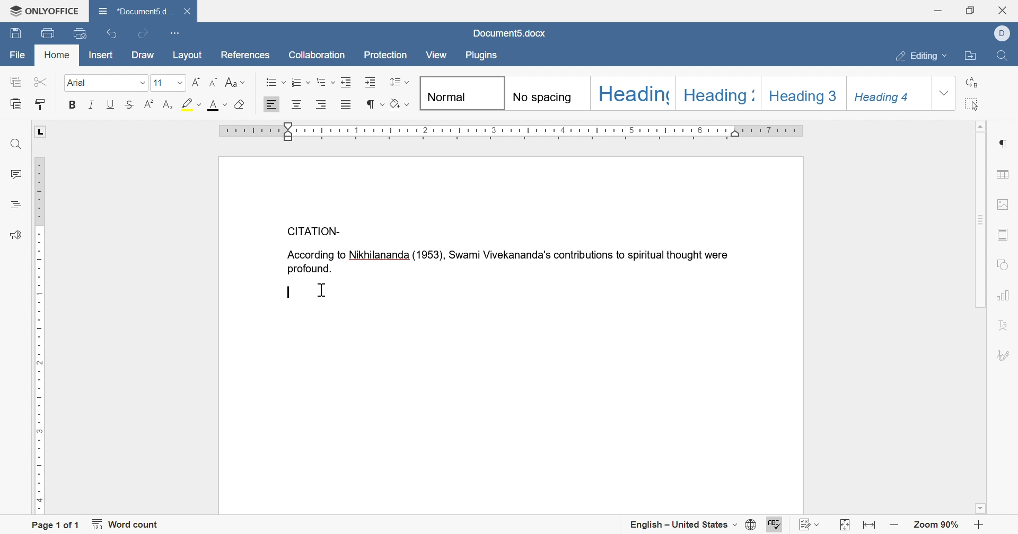 The width and height of the screenshot is (1018, 534). I want to click on subscript, so click(168, 106).